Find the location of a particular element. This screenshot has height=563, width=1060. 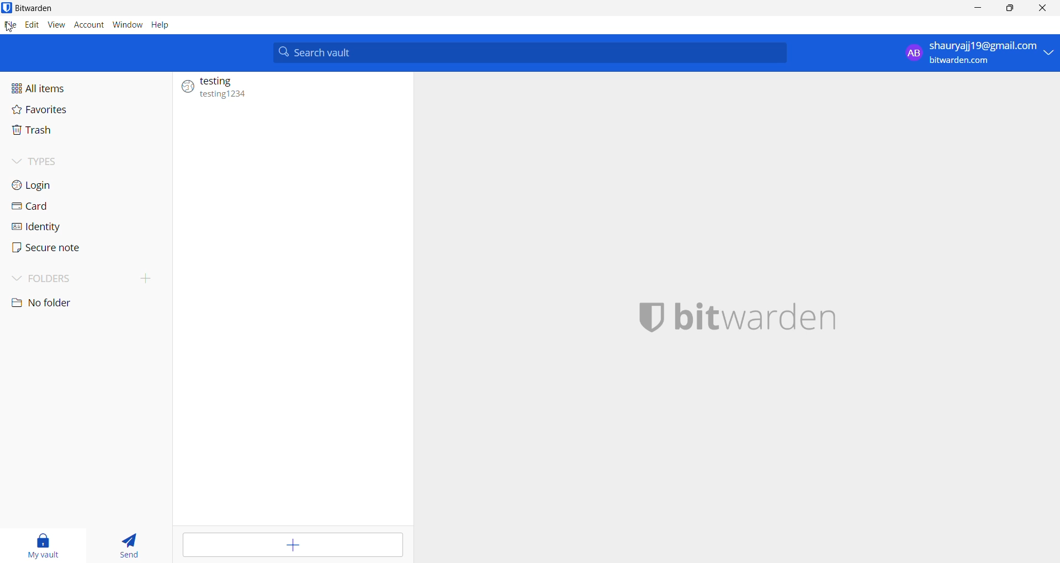

name and logo is located at coordinates (740, 322).